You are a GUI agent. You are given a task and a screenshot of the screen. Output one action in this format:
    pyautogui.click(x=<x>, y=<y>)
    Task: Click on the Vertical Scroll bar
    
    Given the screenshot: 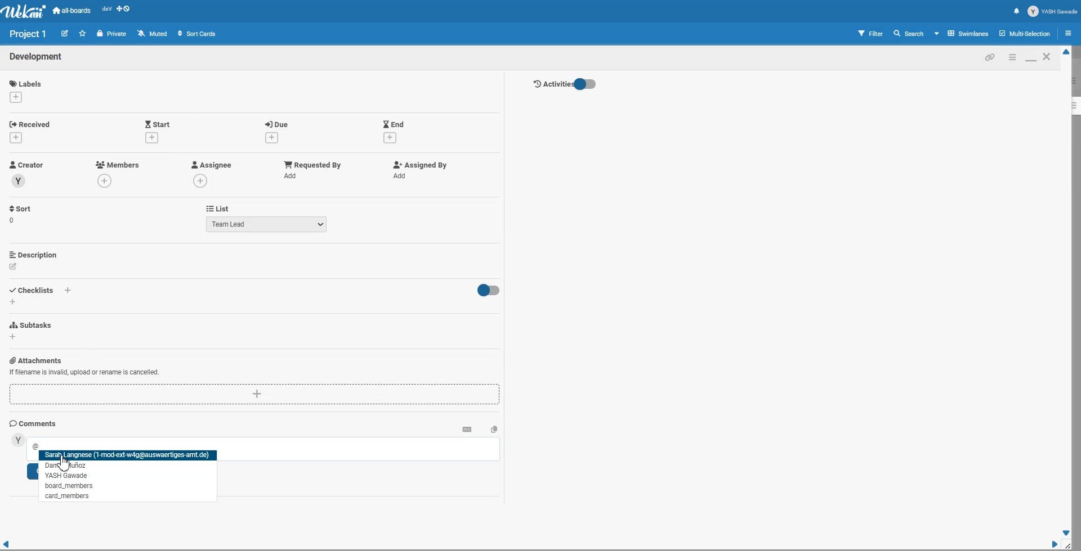 What is the action you would take?
    pyautogui.click(x=1067, y=292)
    